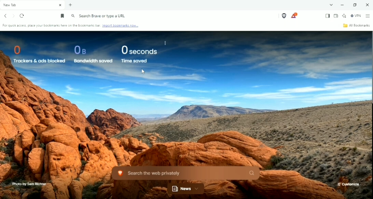 The width and height of the screenshot is (373, 199). Describe the element at coordinates (6, 16) in the screenshot. I see `Click to go back` at that location.